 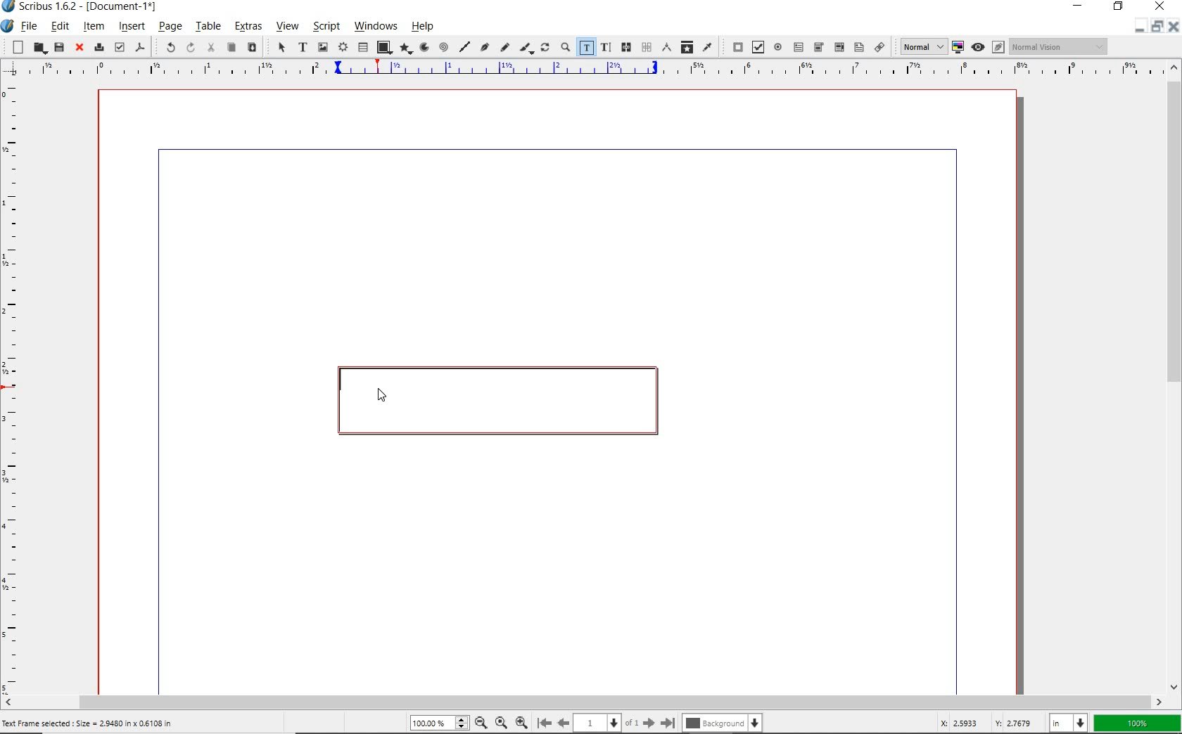 What do you see at coordinates (1174, 376) in the screenshot?
I see `scrollbar` at bounding box center [1174, 376].